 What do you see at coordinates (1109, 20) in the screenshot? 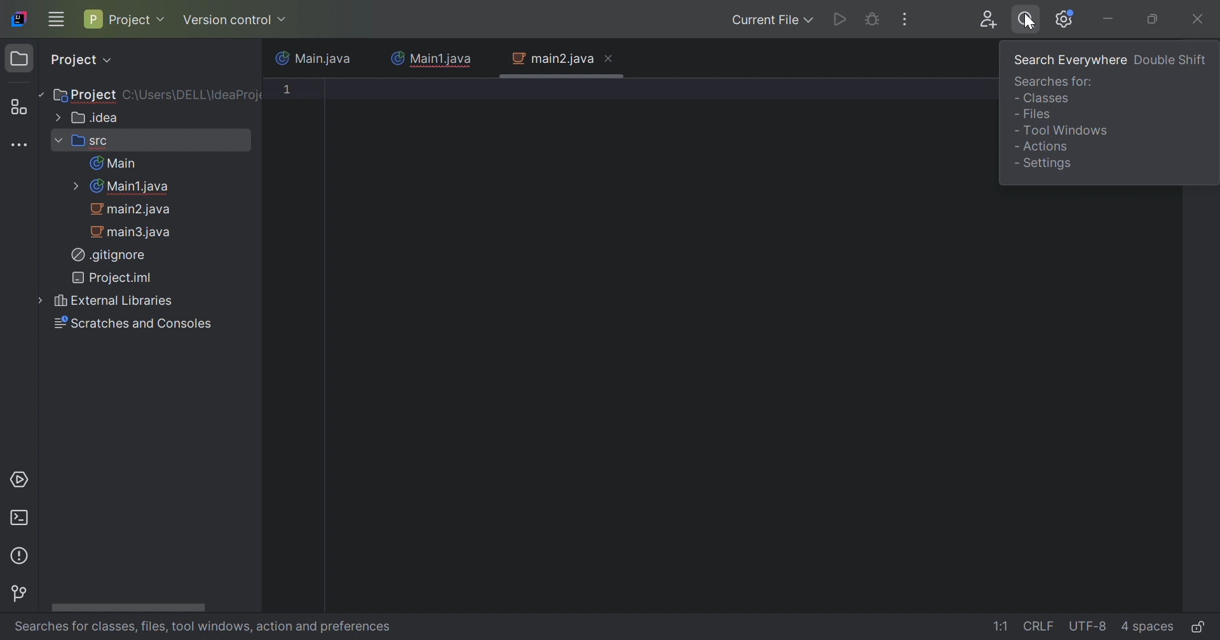
I see `Minimize` at bounding box center [1109, 20].